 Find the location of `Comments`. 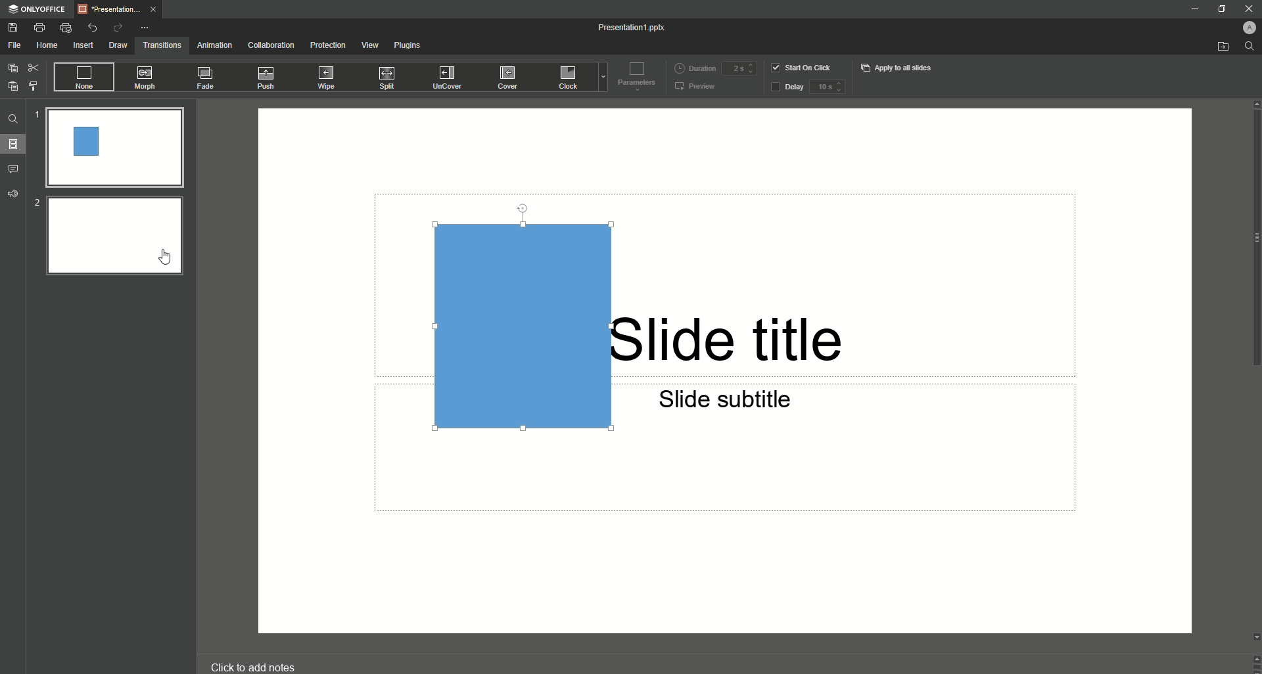

Comments is located at coordinates (16, 169).